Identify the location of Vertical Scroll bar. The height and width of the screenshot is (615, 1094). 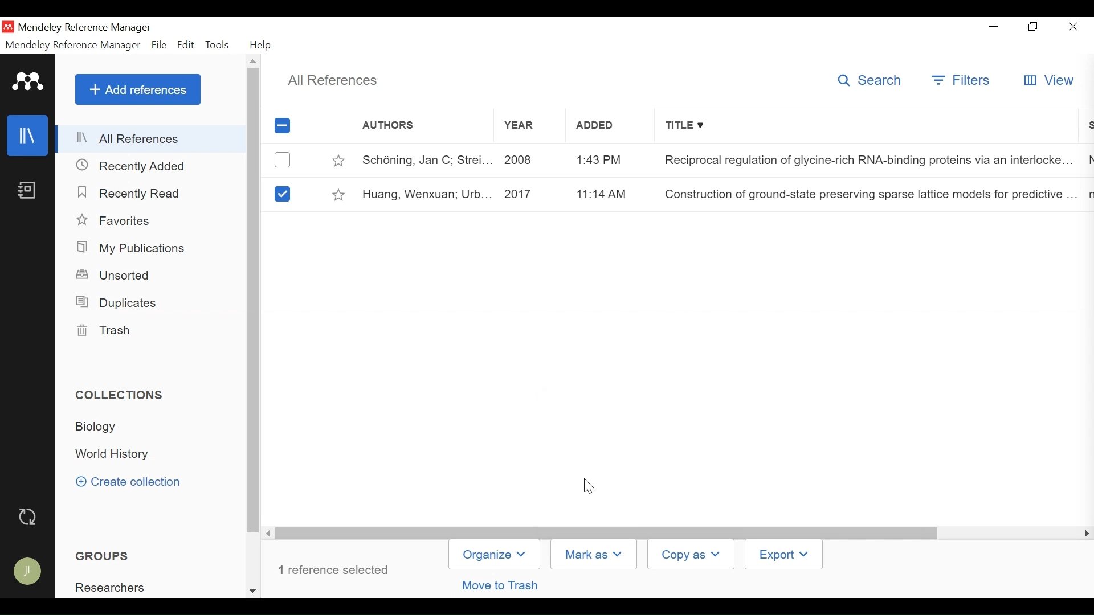
(254, 301).